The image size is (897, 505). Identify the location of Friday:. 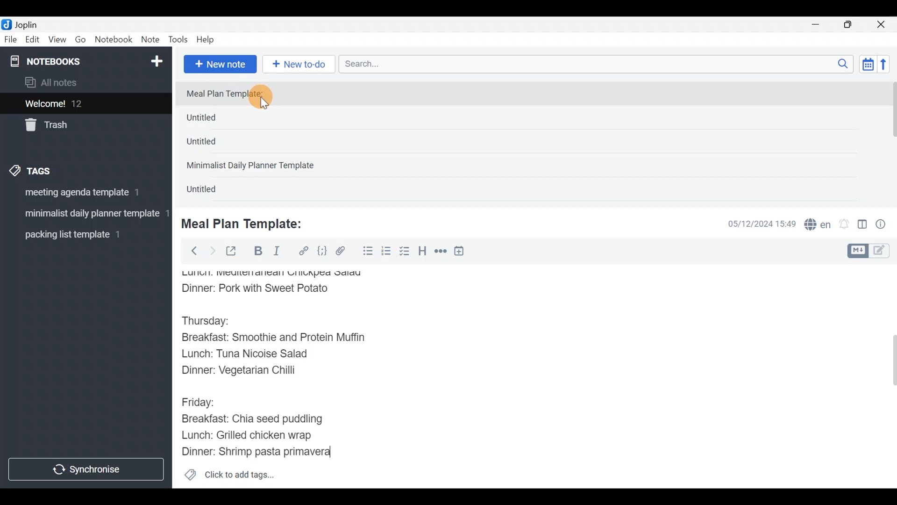
(201, 401).